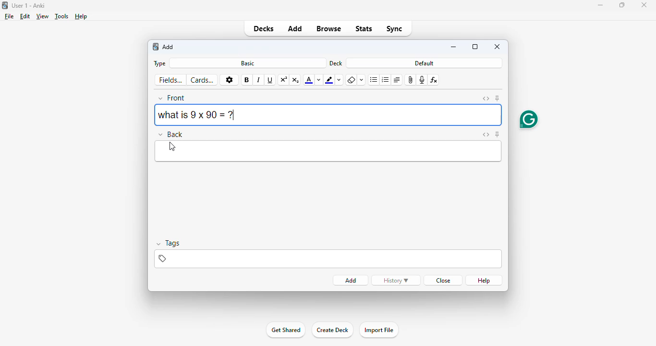 The width and height of the screenshot is (656, 346). Describe the element at coordinates (528, 119) in the screenshot. I see `grammarly extension` at that location.